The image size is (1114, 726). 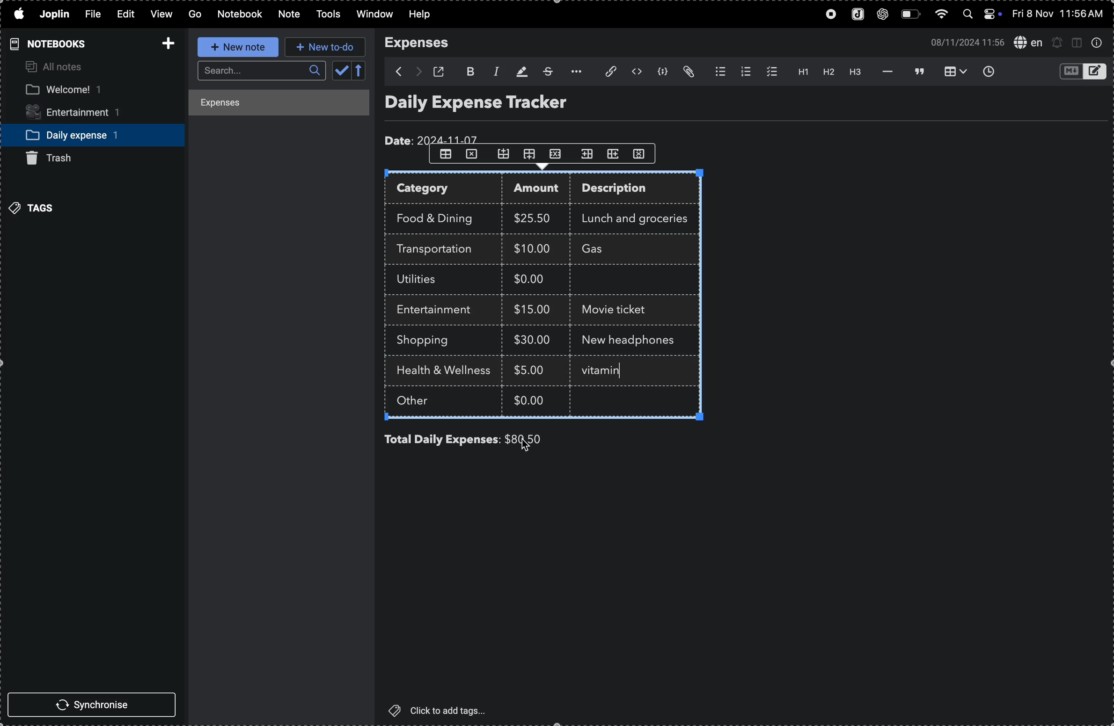 I want to click on date and time, so click(x=1059, y=14).